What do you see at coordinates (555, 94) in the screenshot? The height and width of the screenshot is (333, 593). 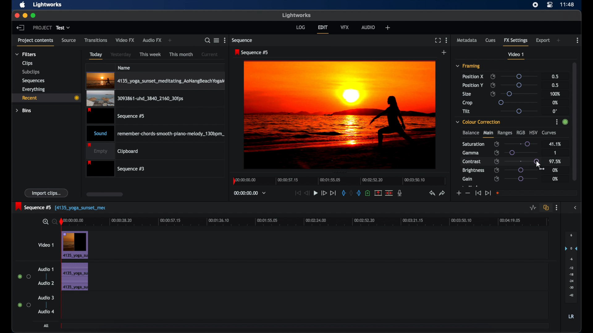 I see `100%` at bounding box center [555, 94].